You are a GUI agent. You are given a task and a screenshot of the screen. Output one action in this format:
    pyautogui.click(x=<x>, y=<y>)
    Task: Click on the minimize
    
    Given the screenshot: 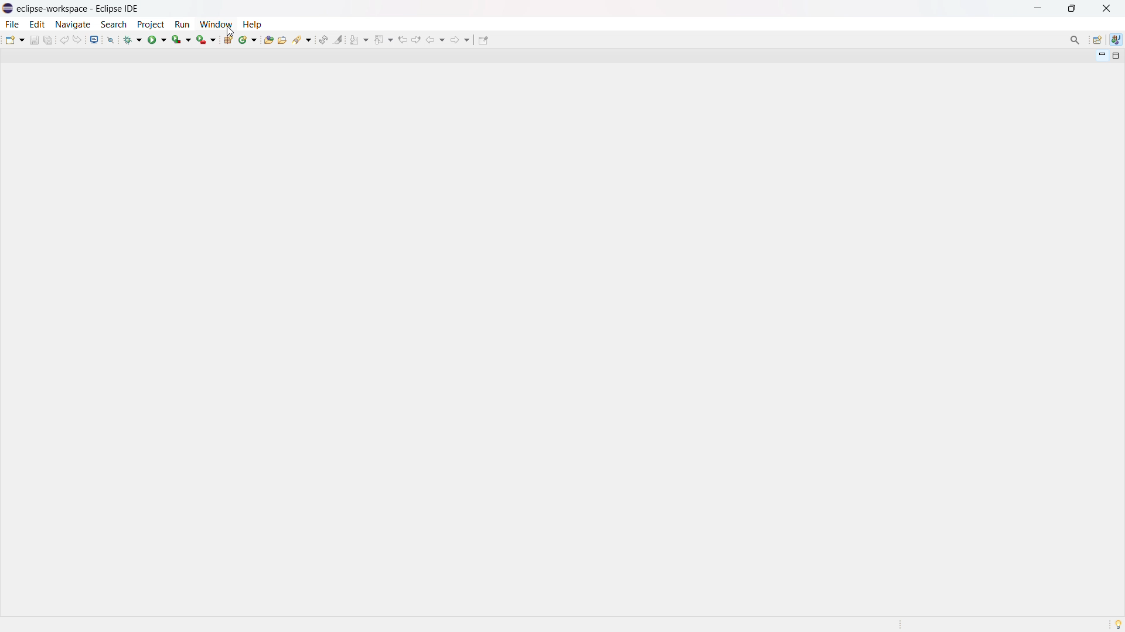 What is the action you would take?
    pyautogui.click(x=1041, y=8)
    